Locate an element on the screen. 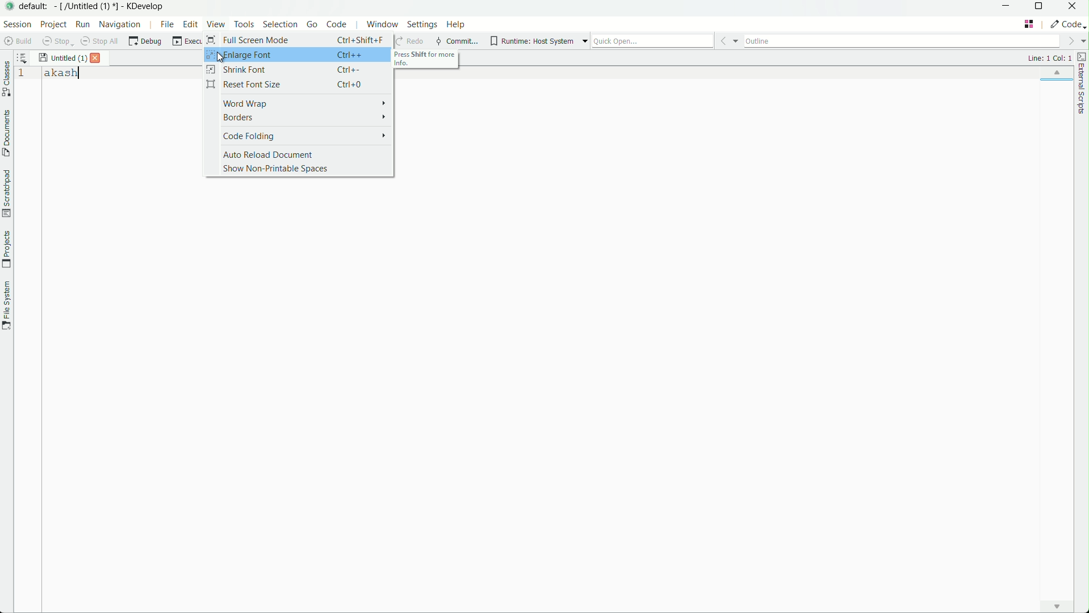 The height and width of the screenshot is (613, 1089). document is located at coordinates (7, 134).